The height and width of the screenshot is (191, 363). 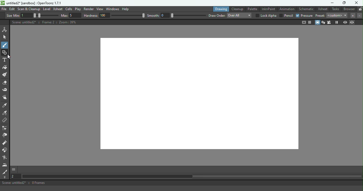 I want to click on Eraser tool, so click(x=6, y=84).